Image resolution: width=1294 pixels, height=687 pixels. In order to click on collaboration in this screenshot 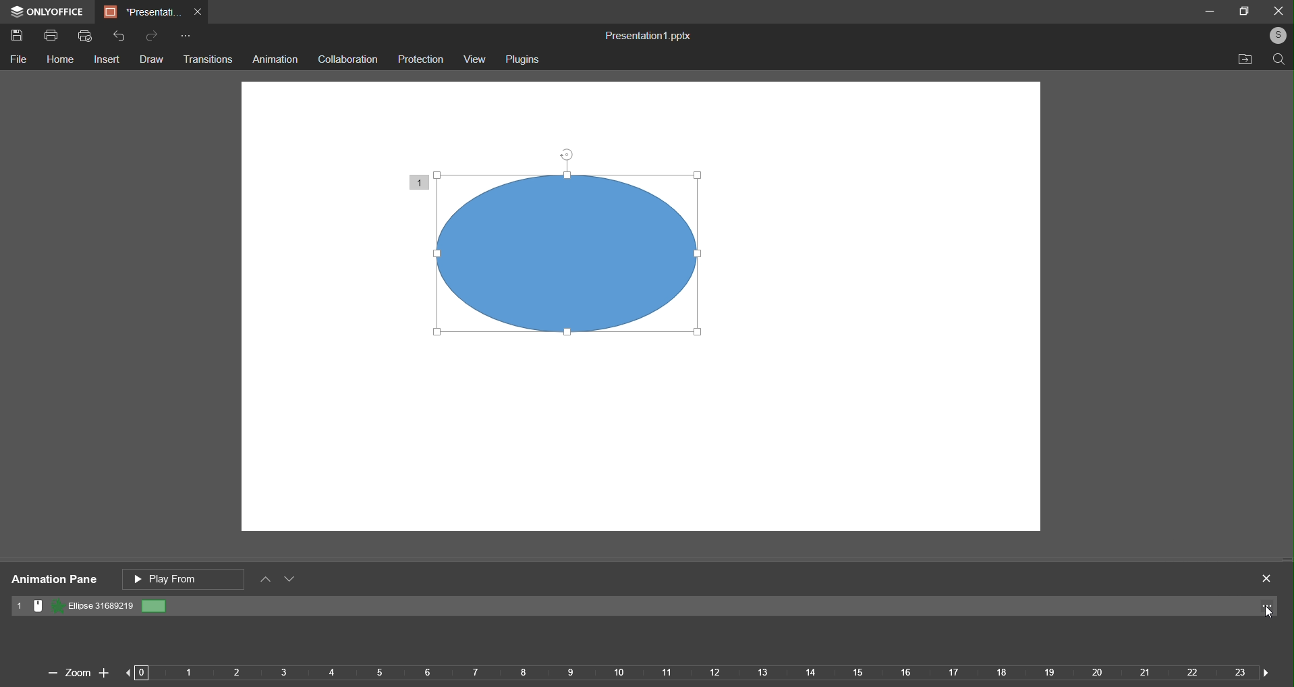, I will do `click(346, 58)`.